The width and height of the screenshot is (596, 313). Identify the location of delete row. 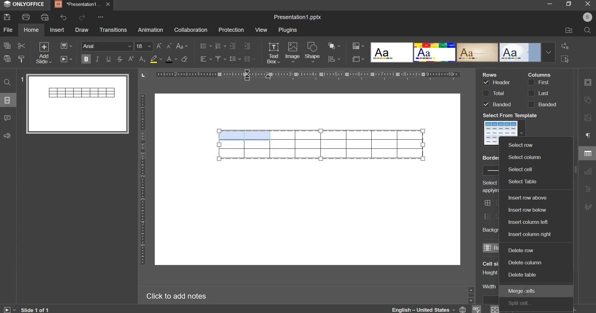
(521, 251).